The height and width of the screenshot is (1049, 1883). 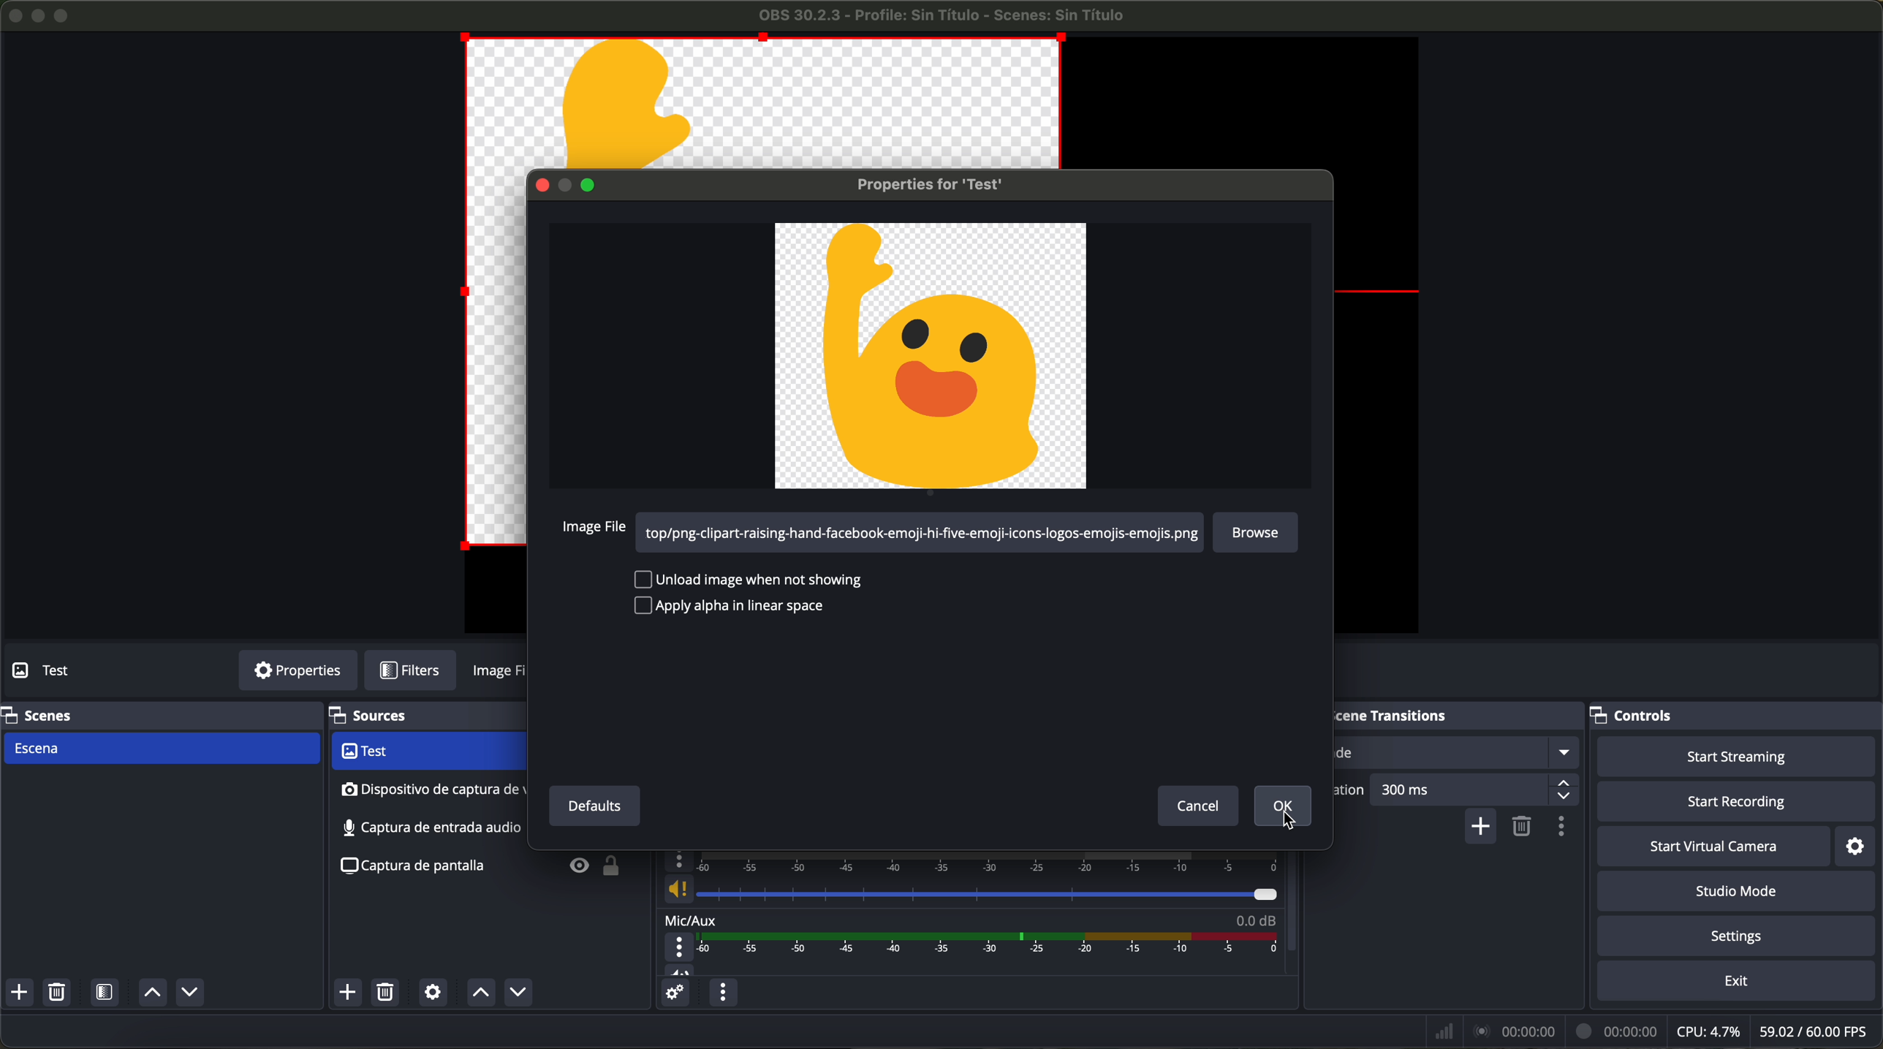 I want to click on vol, so click(x=969, y=890).